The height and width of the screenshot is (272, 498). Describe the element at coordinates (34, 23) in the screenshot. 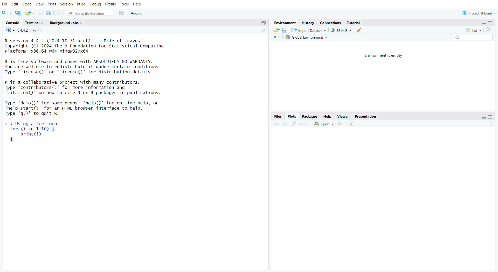

I see `terminal` at that location.